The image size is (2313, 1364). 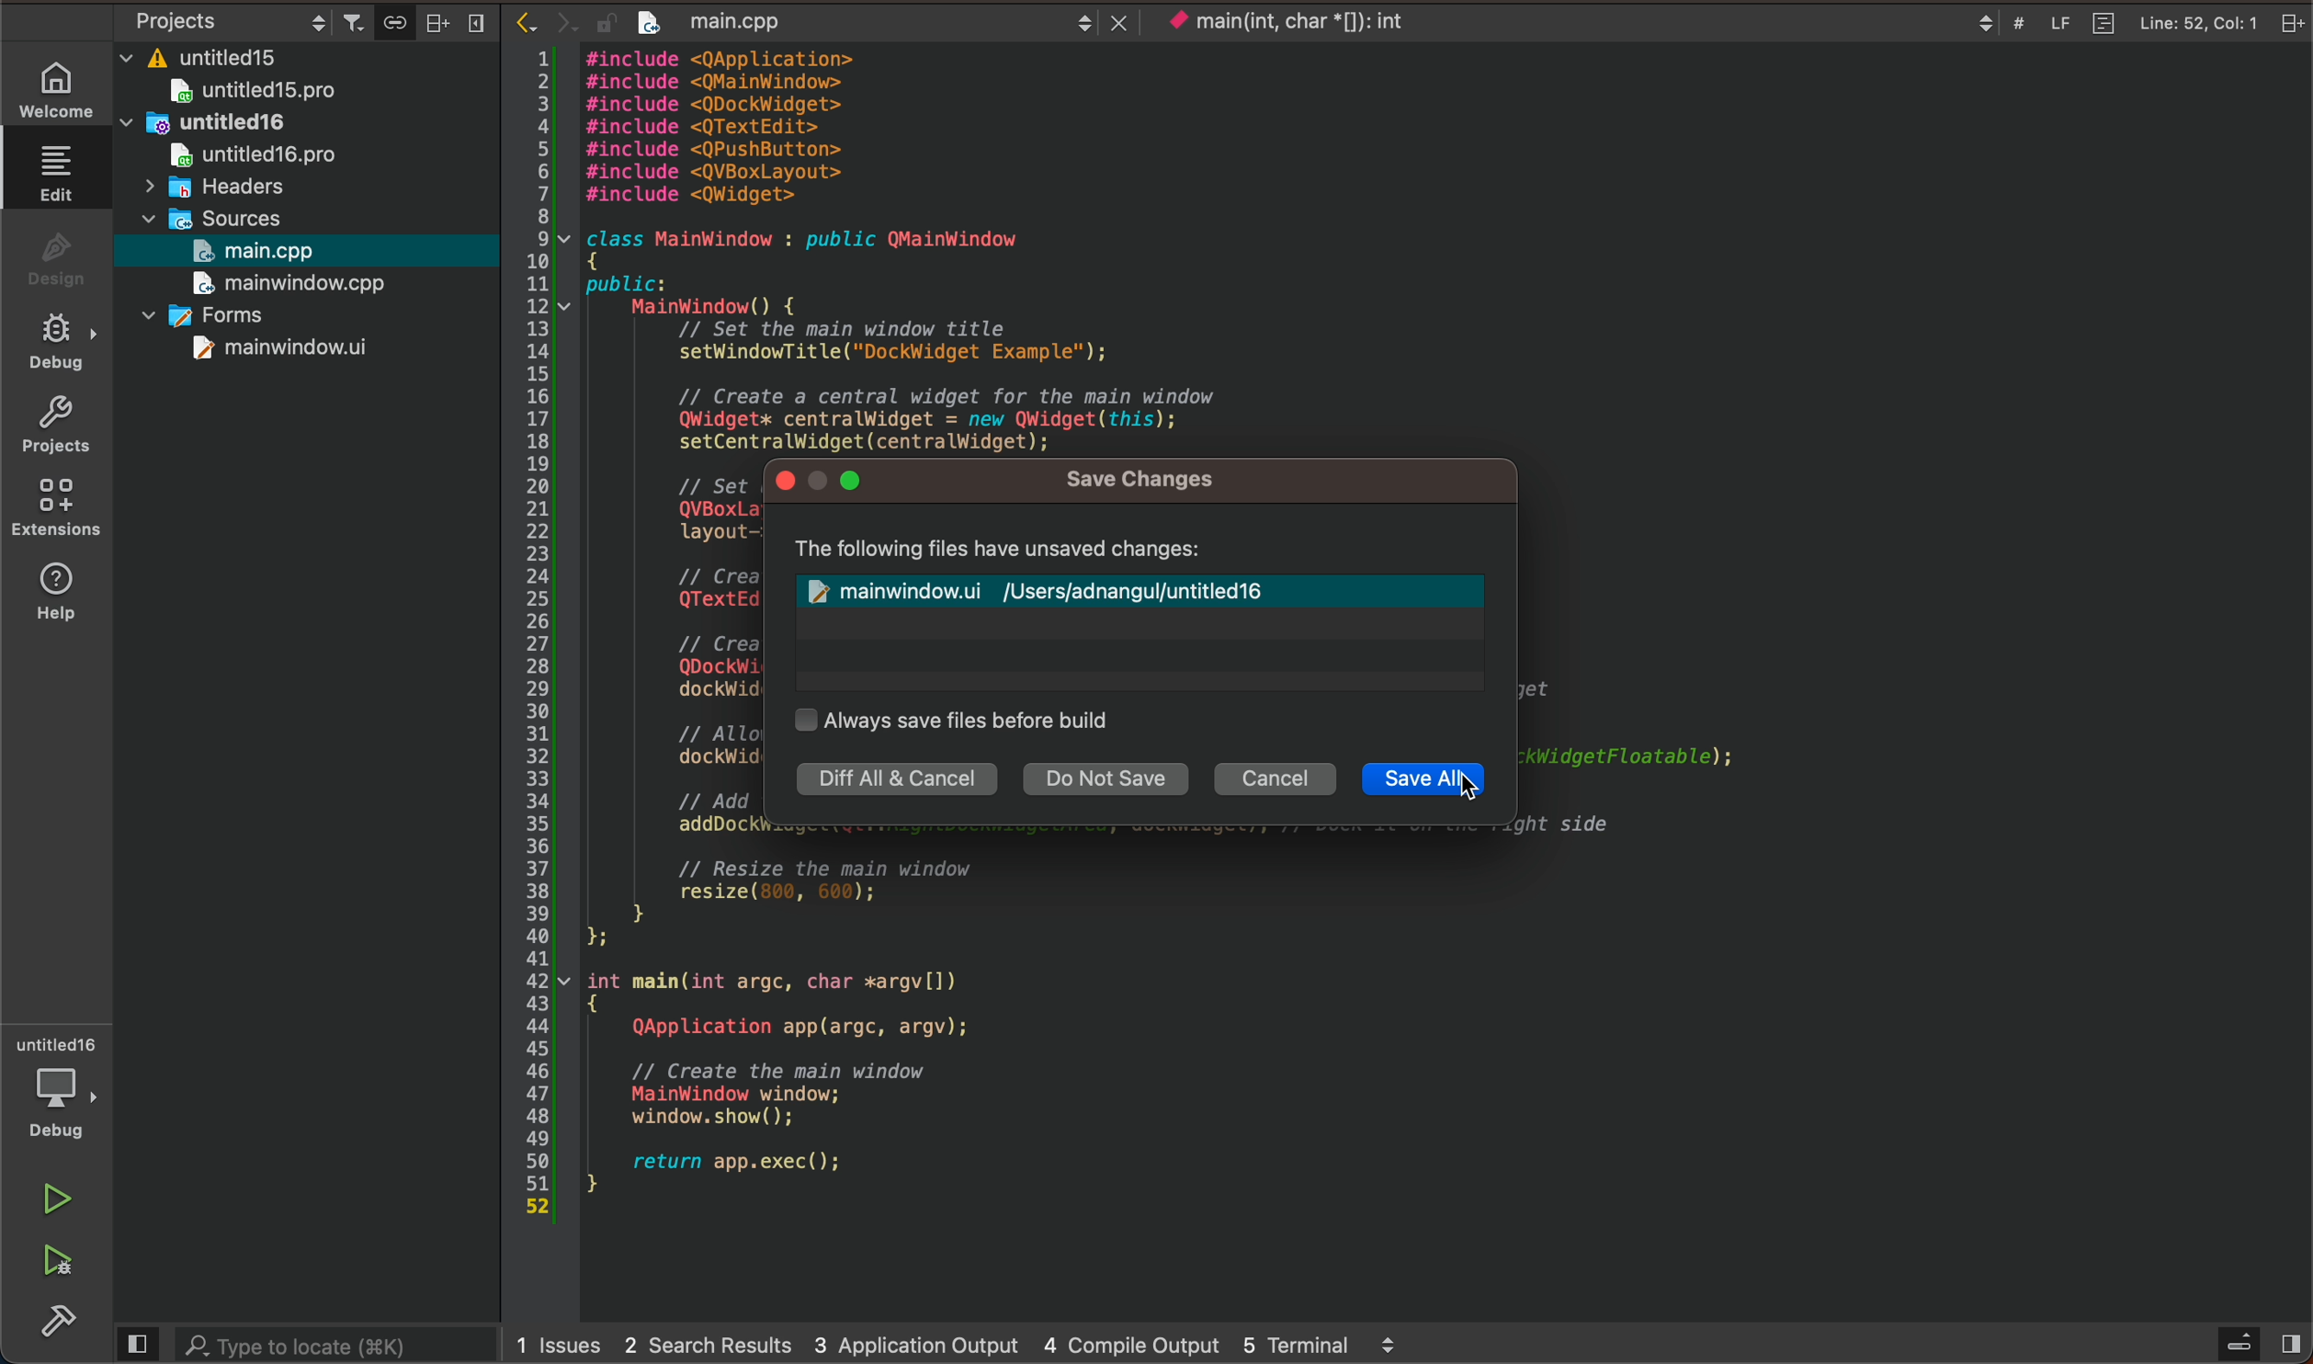 I want to click on untitledpro, so click(x=262, y=156).